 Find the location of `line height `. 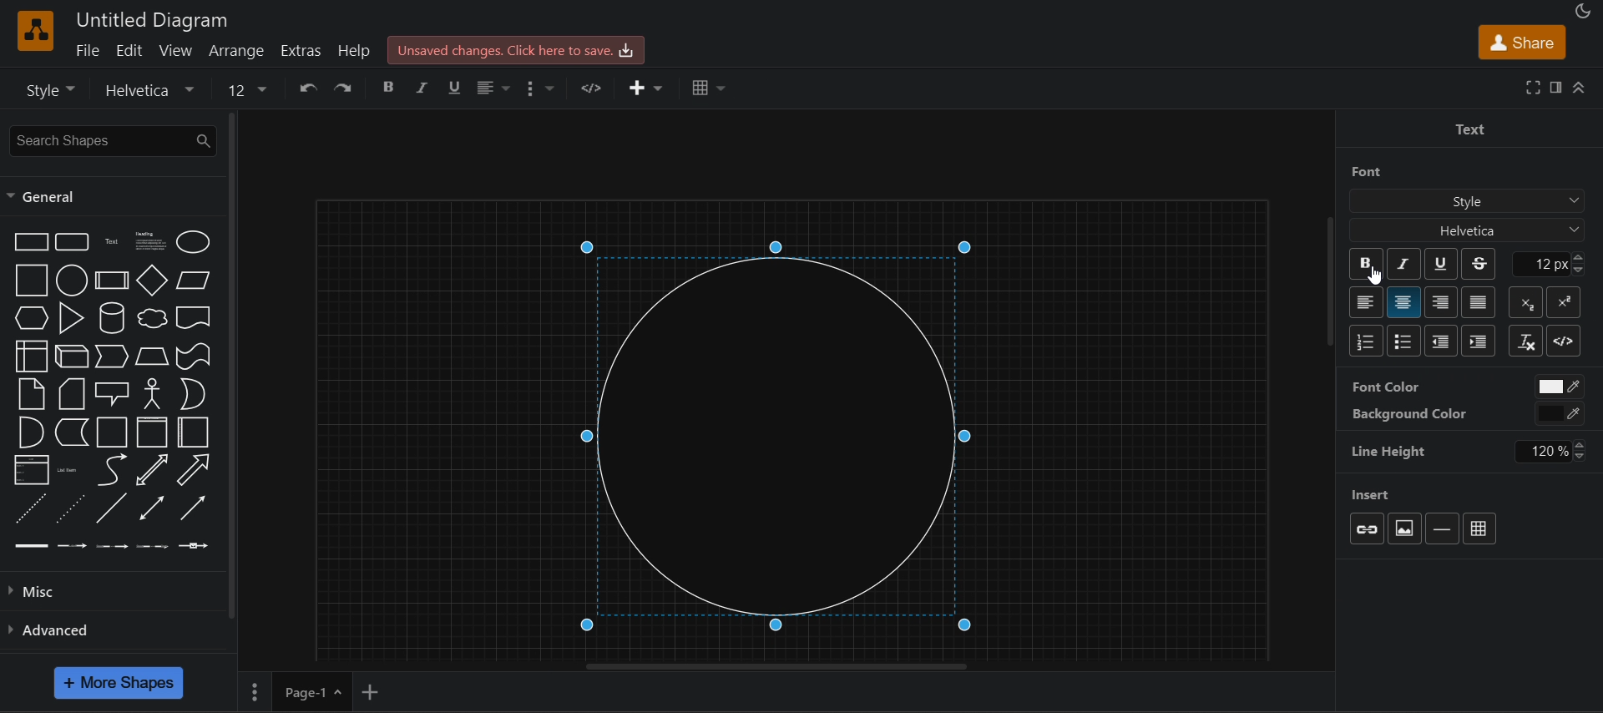

line height  is located at coordinates (1399, 455).